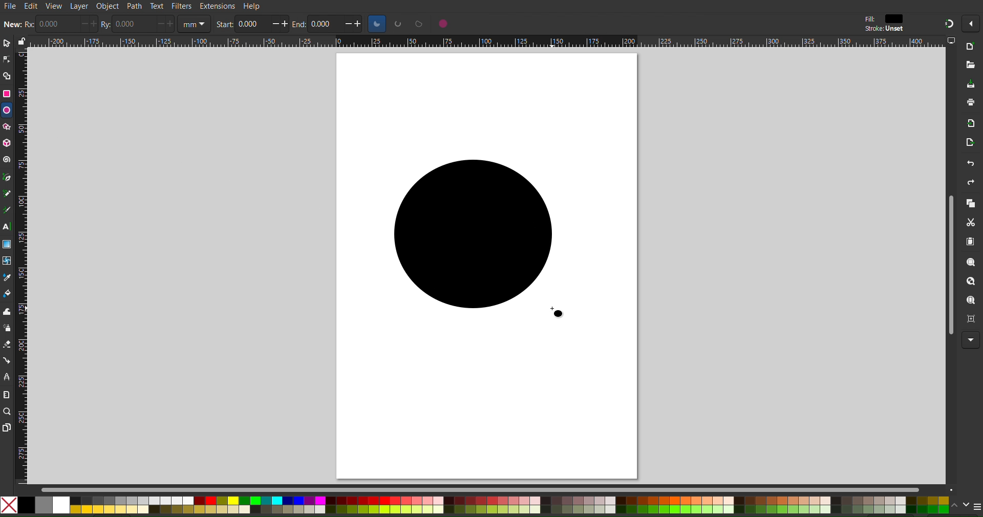 Image resolution: width=983 pixels, height=517 pixels. What do you see at coordinates (7, 94) in the screenshot?
I see `Rectangle` at bounding box center [7, 94].